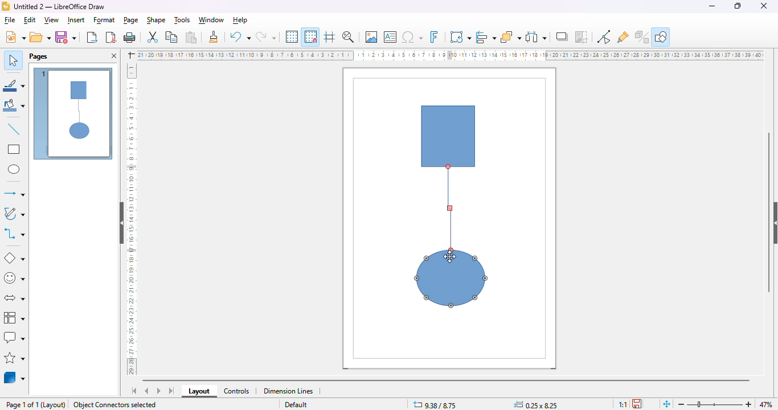 The width and height of the screenshot is (778, 410). What do you see at coordinates (603, 37) in the screenshot?
I see `show gluepoint functions` at bounding box center [603, 37].